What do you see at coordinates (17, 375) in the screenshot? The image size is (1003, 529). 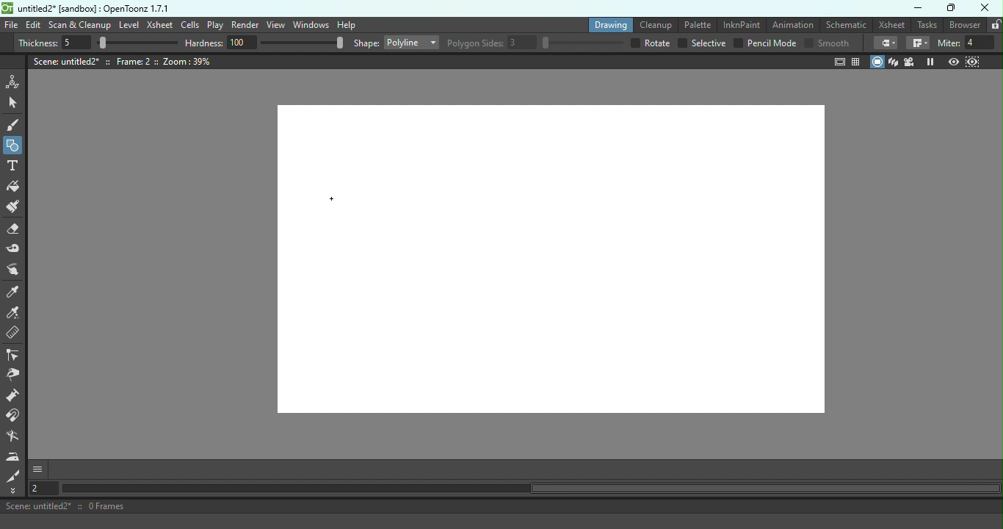 I see `Pinch tool` at bounding box center [17, 375].